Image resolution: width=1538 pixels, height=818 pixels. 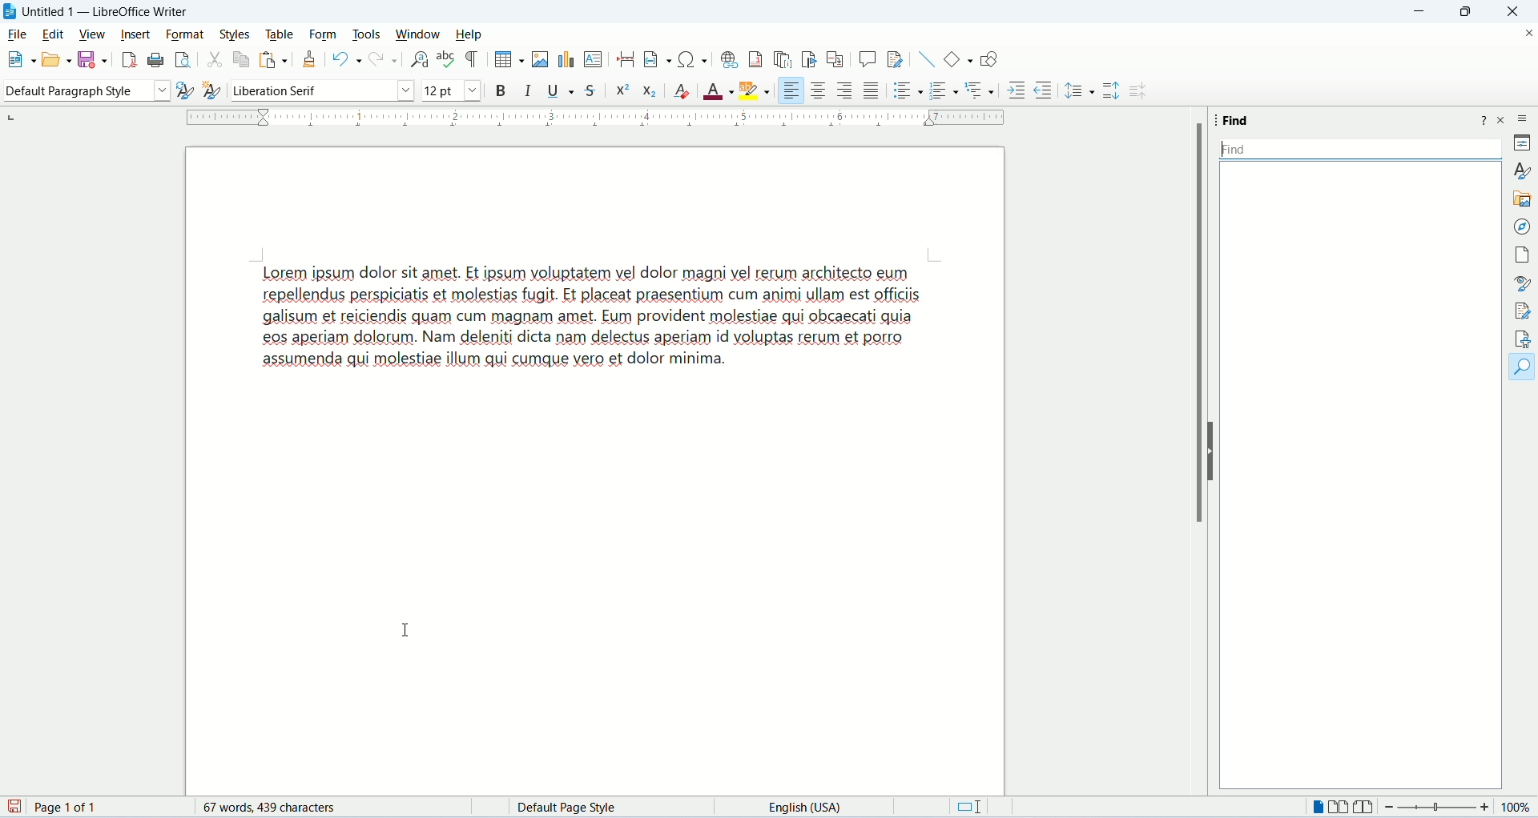 I want to click on file, so click(x=18, y=34).